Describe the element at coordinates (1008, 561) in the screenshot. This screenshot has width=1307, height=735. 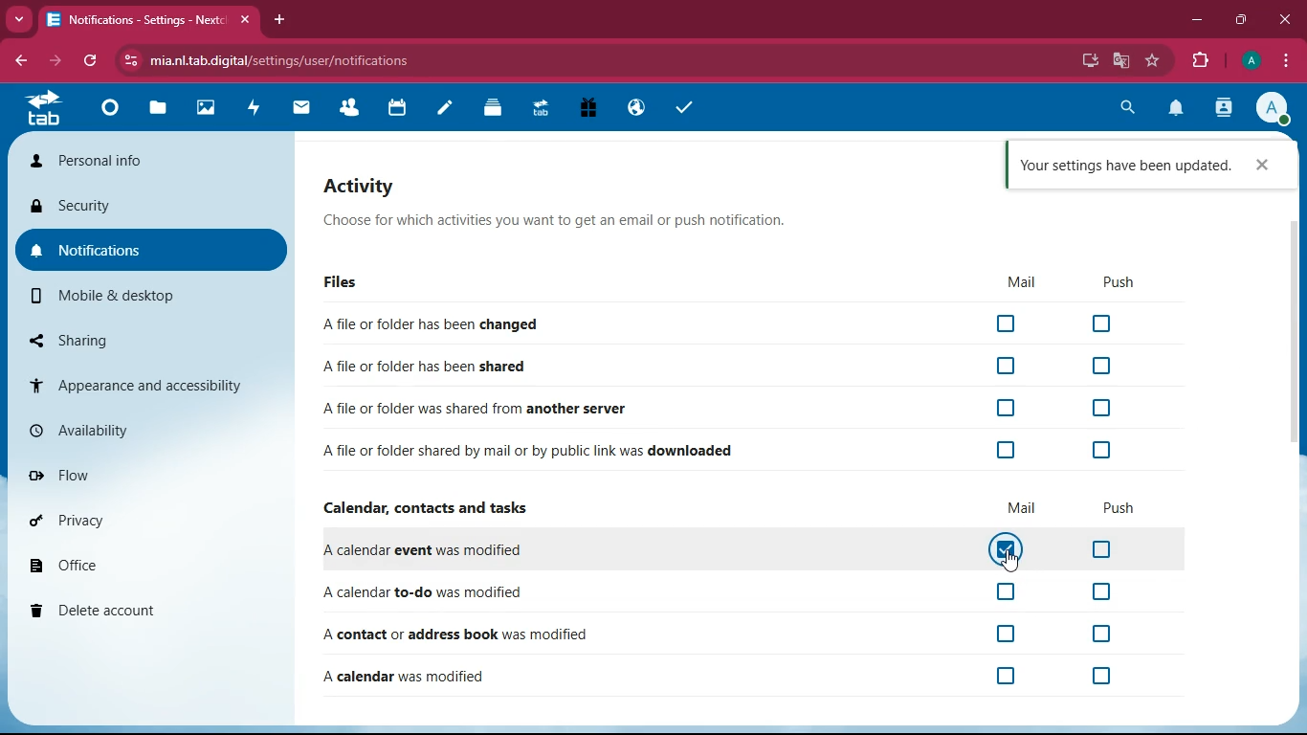
I see `cursor` at that location.